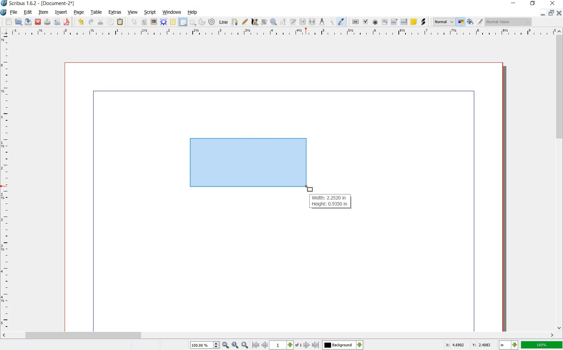 The width and height of the screenshot is (563, 350). I want to click on RESTORE, so click(552, 13).